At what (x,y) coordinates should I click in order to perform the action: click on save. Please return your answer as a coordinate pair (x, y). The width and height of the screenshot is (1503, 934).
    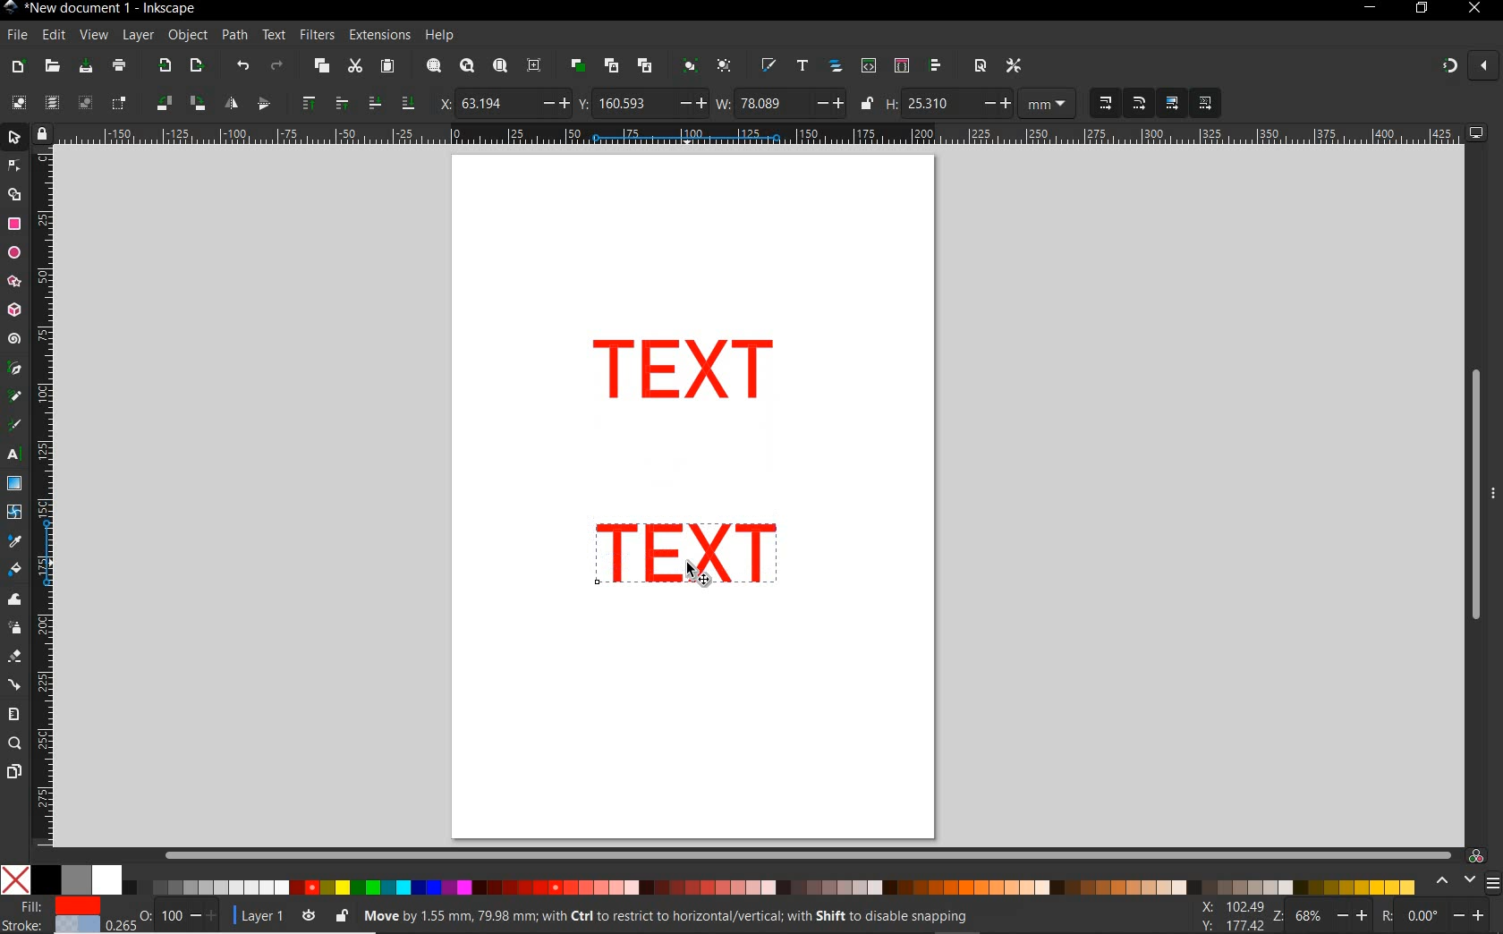
    Looking at the image, I should click on (86, 66).